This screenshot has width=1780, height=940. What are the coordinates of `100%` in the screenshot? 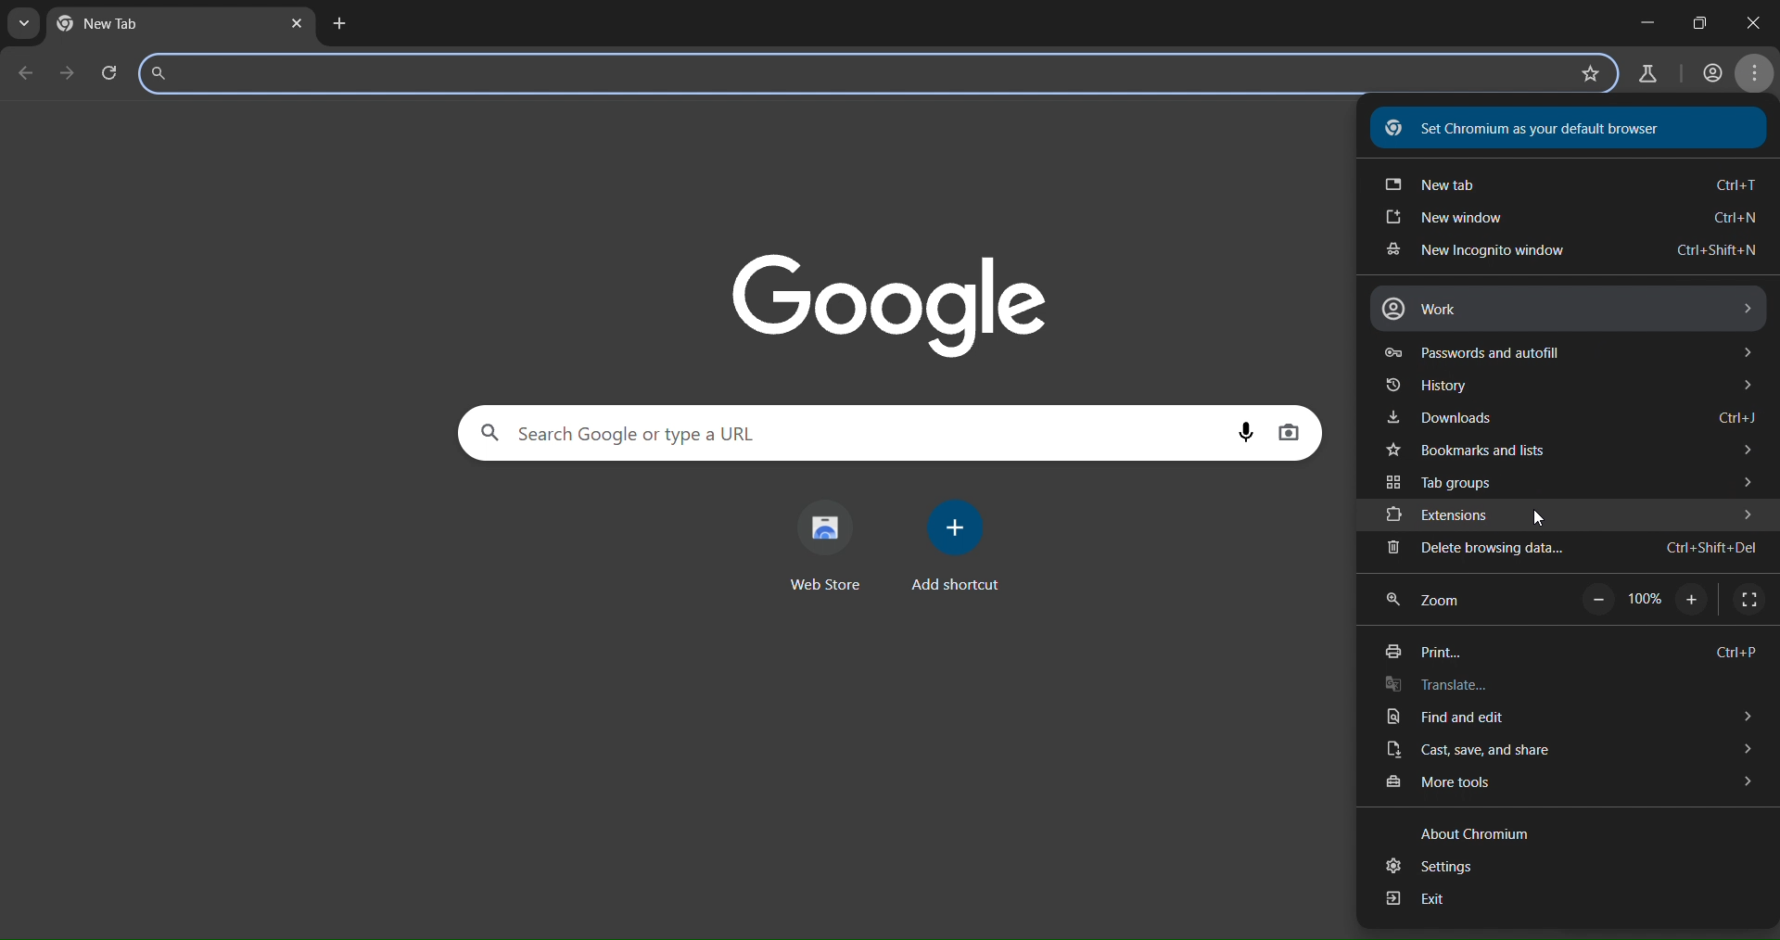 It's located at (1644, 601).